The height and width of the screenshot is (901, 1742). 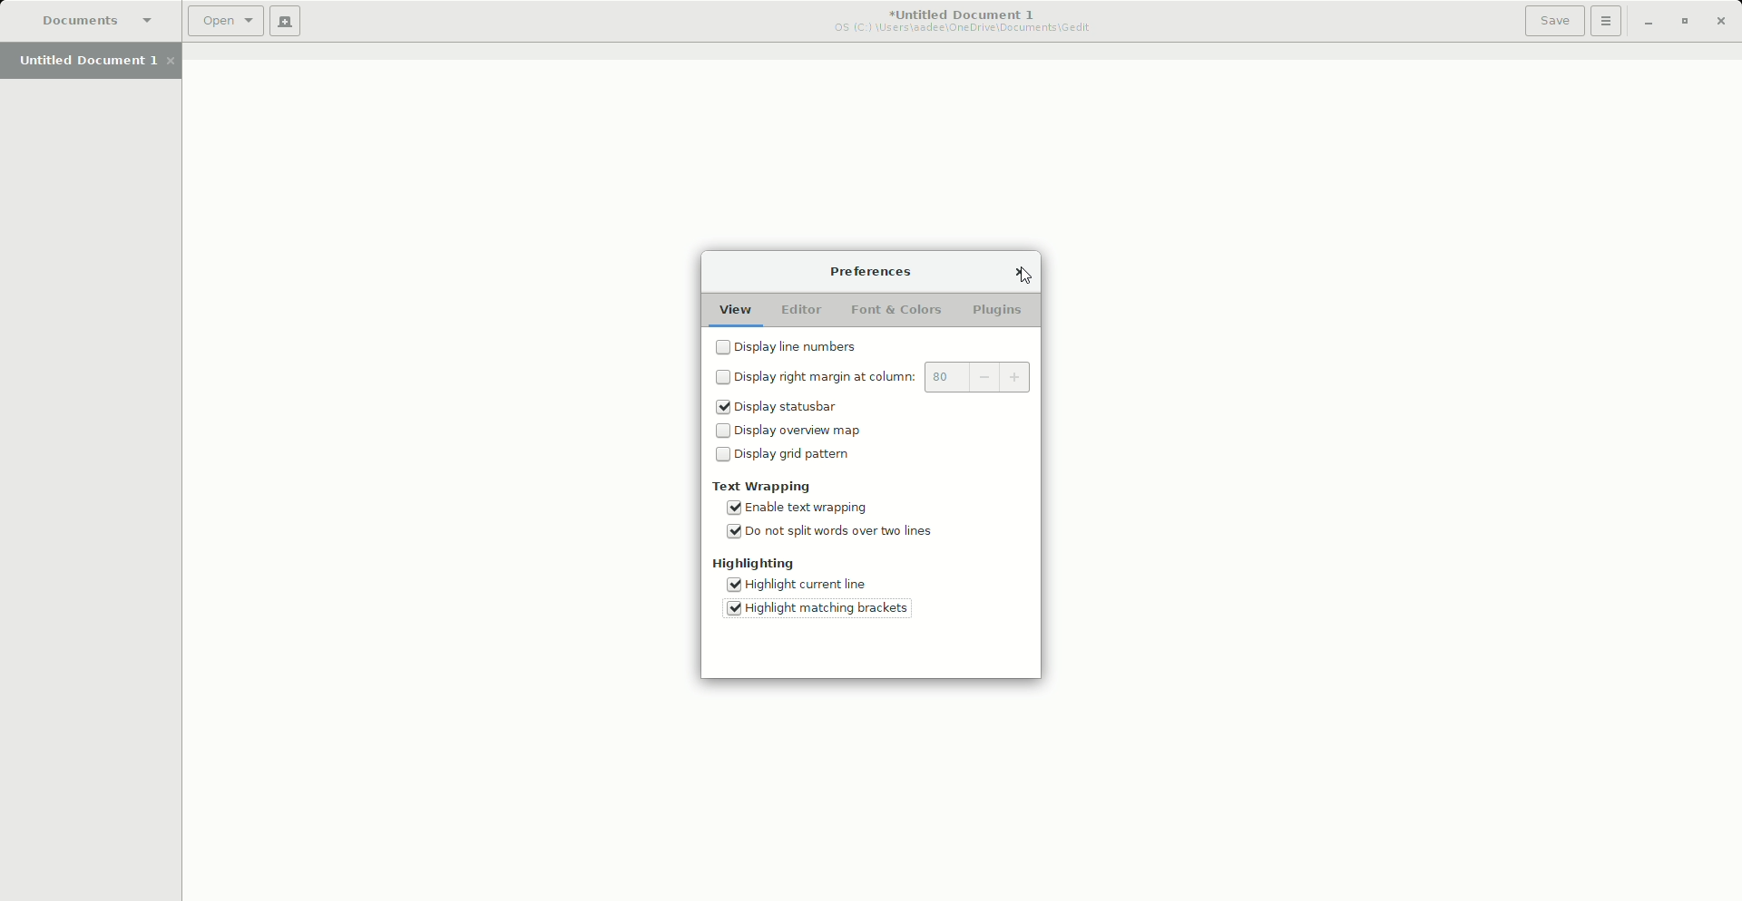 I want to click on Plugins, so click(x=997, y=312).